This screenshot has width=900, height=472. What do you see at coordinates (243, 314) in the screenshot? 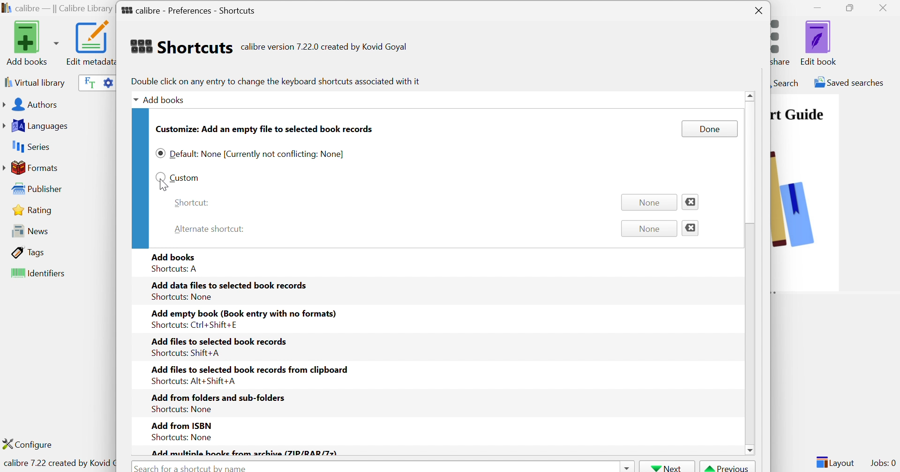
I see `Add empty book (Book entry with no formats)` at bounding box center [243, 314].